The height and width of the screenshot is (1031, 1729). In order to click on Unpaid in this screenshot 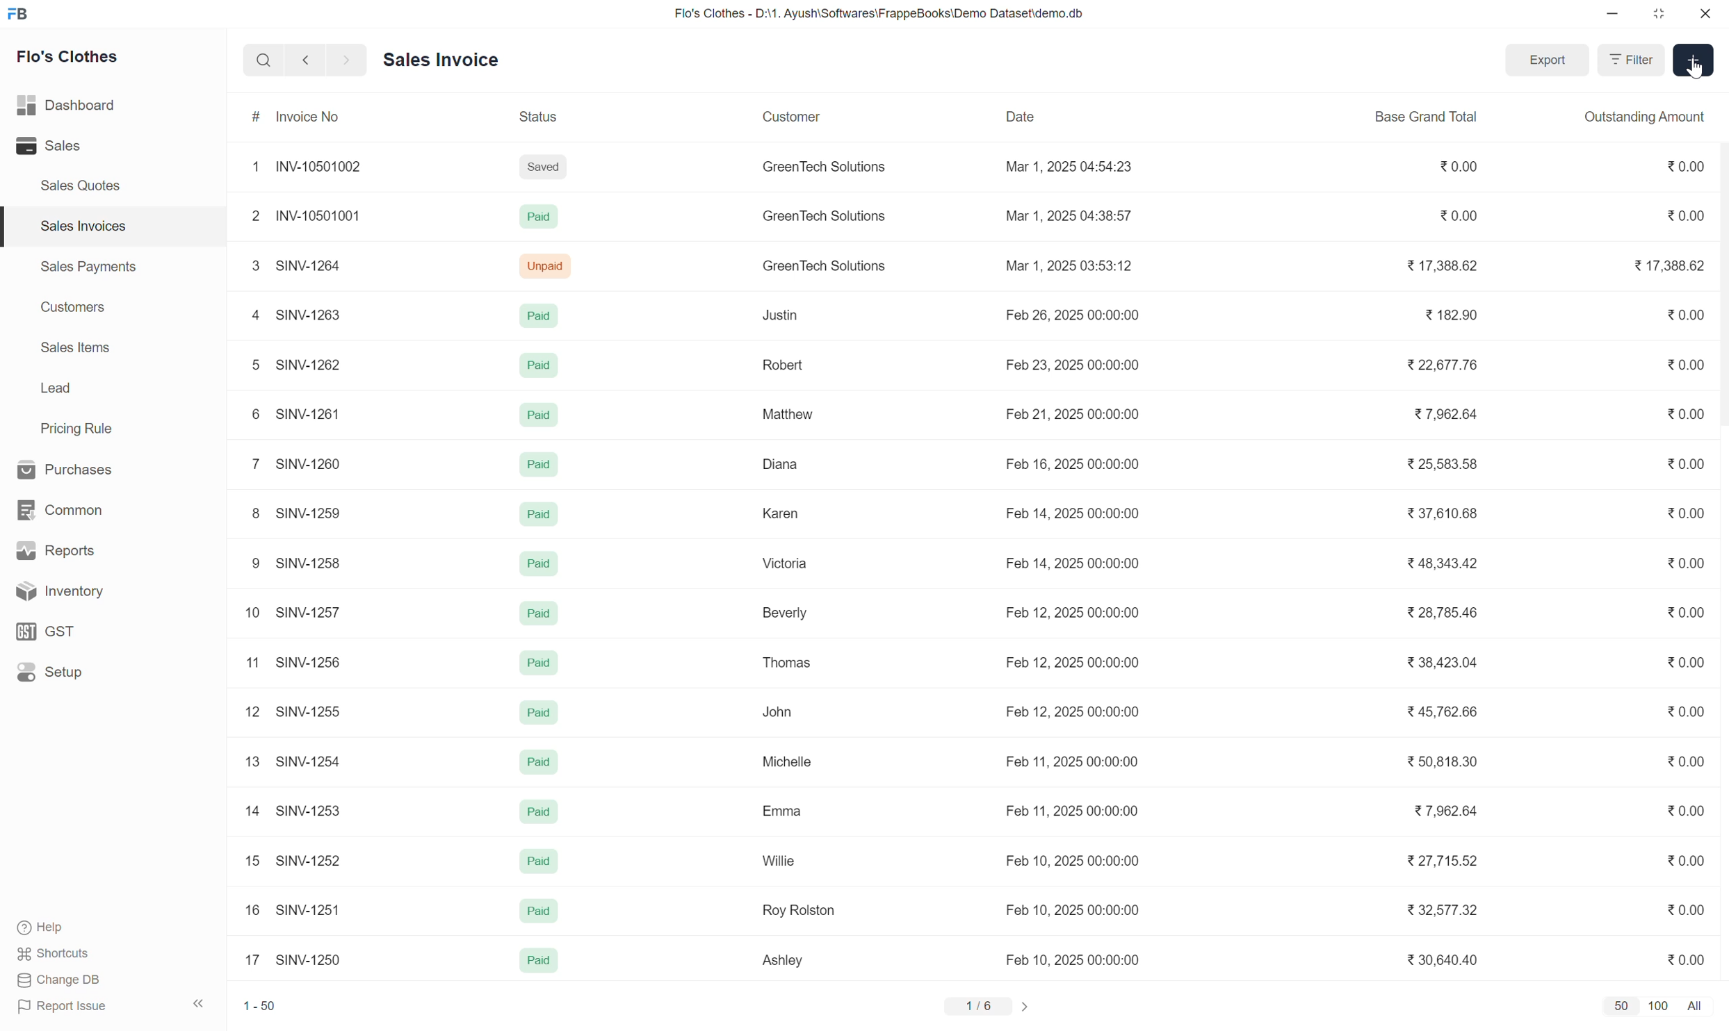, I will do `click(539, 265)`.